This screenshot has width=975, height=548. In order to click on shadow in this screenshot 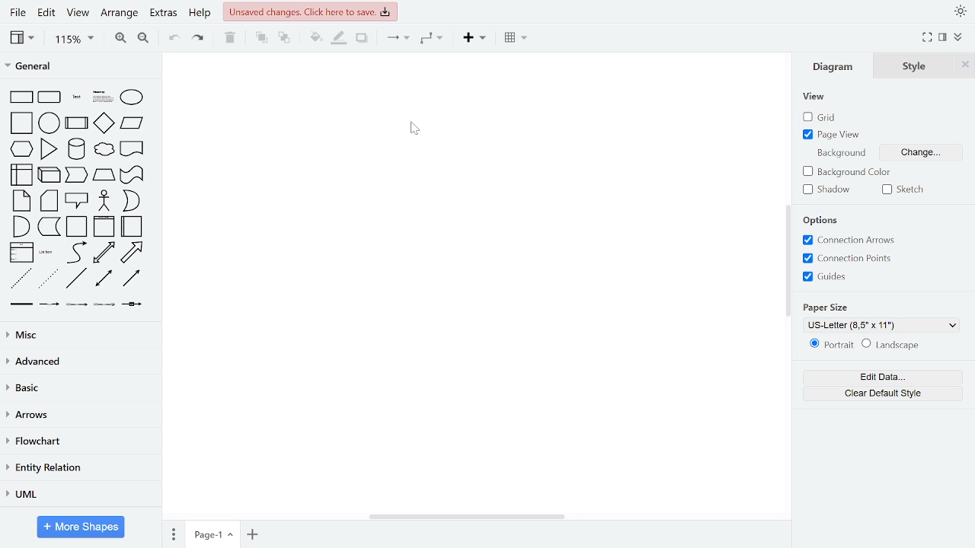, I will do `click(362, 38)`.